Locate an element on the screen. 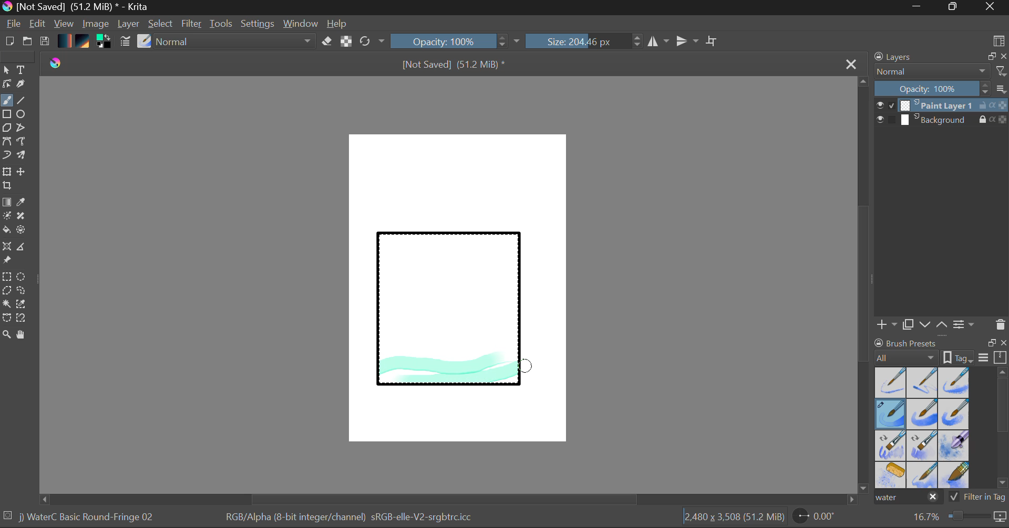 Image resolution: width=1009 pixels, height=528 pixels. Brush Selected is located at coordinates (88, 518).